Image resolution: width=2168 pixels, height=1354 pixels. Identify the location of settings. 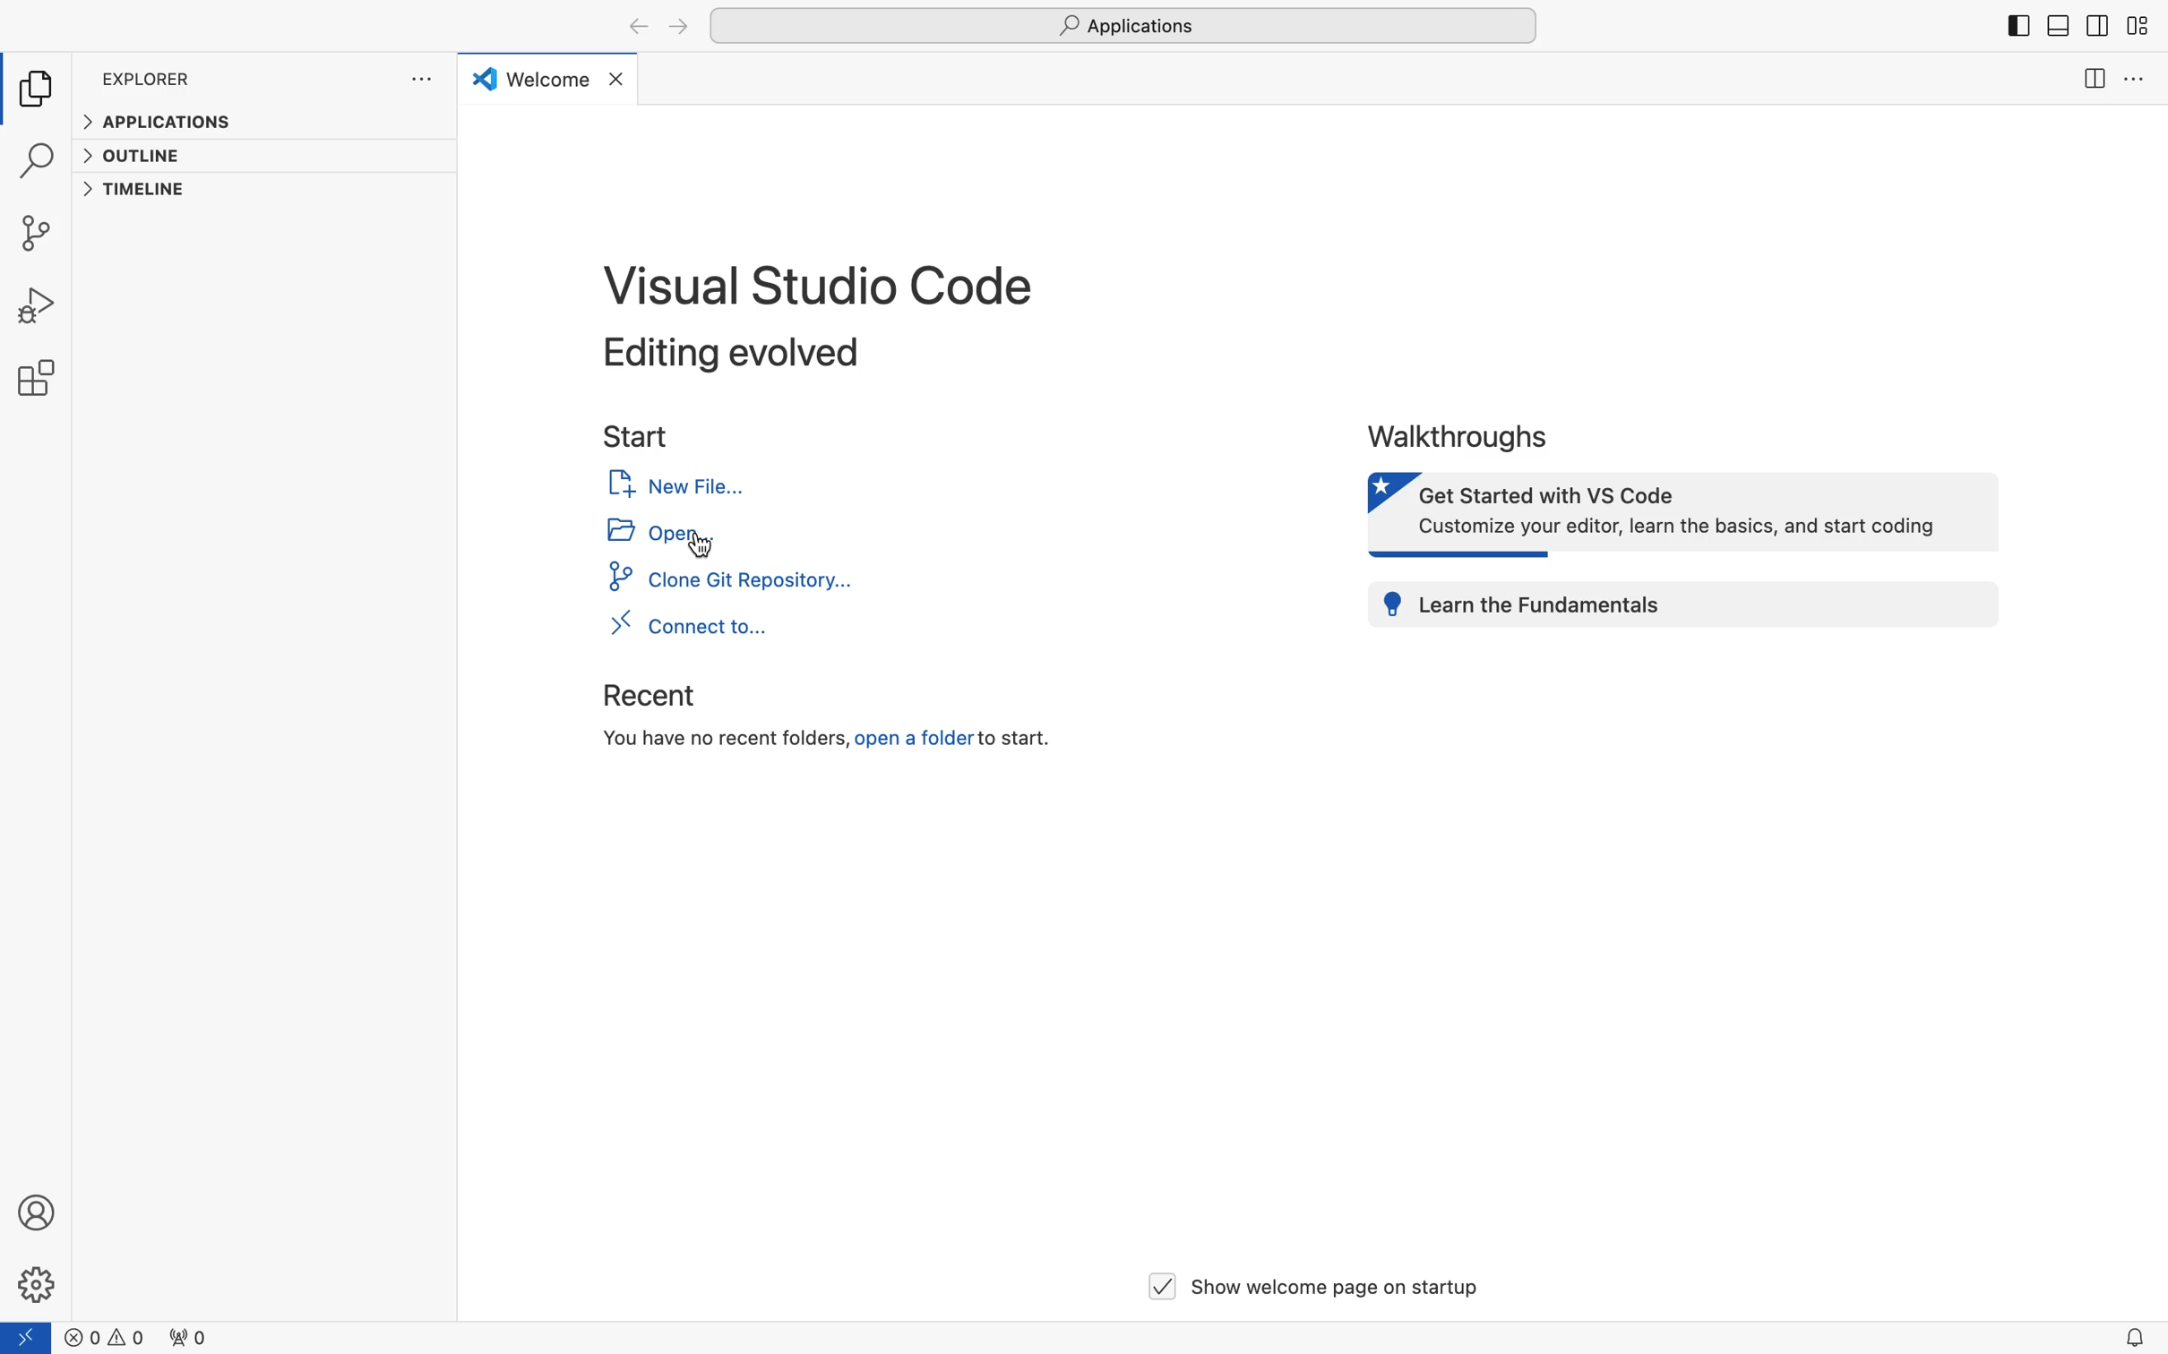
(39, 1284).